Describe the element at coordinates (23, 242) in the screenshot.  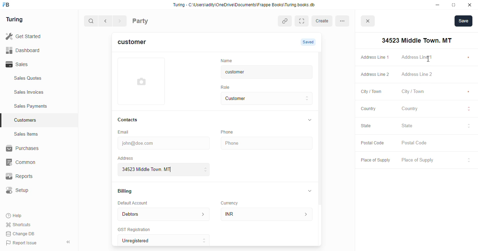
I see `Report Issue` at that location.